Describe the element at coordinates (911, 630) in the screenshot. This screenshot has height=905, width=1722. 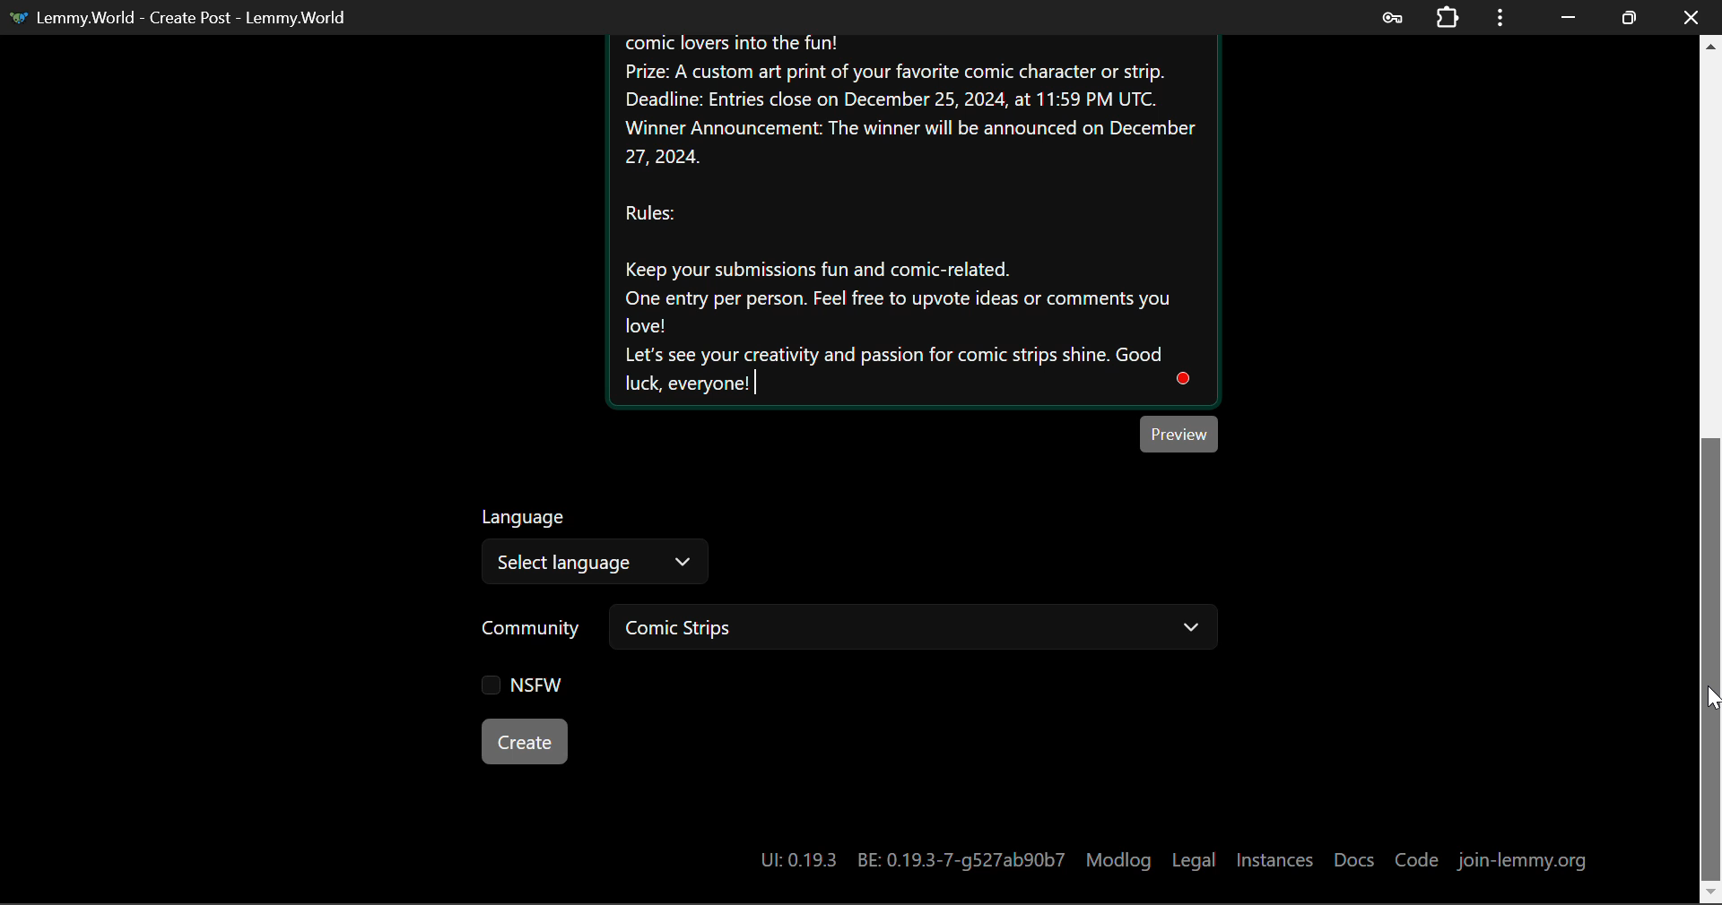
I see `Comic Strips` at that location.